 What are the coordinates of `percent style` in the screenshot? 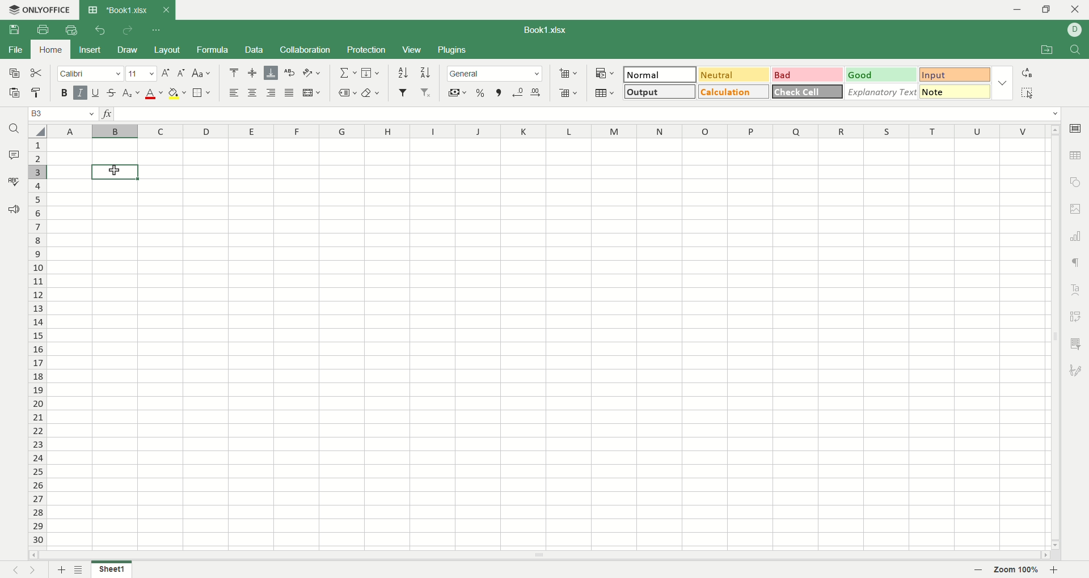 It's located at (480, 93).